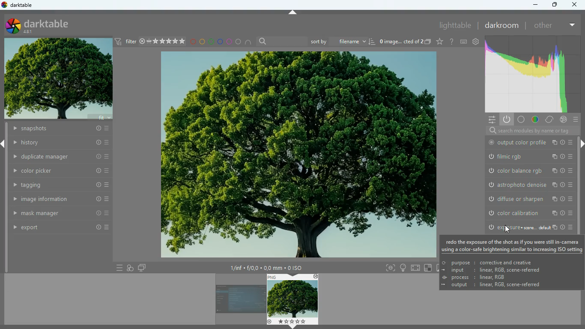 This screenshot has width=585, height=329. I want to click on export, so click(58, 227).